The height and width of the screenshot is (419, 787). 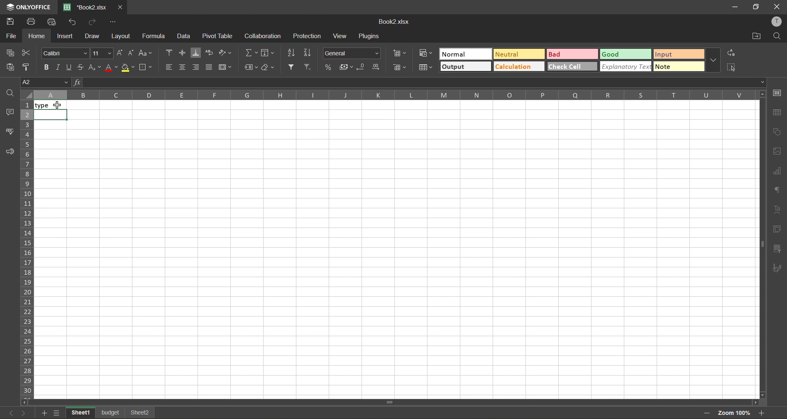 I want to click on output, so click(x=465, y=66).